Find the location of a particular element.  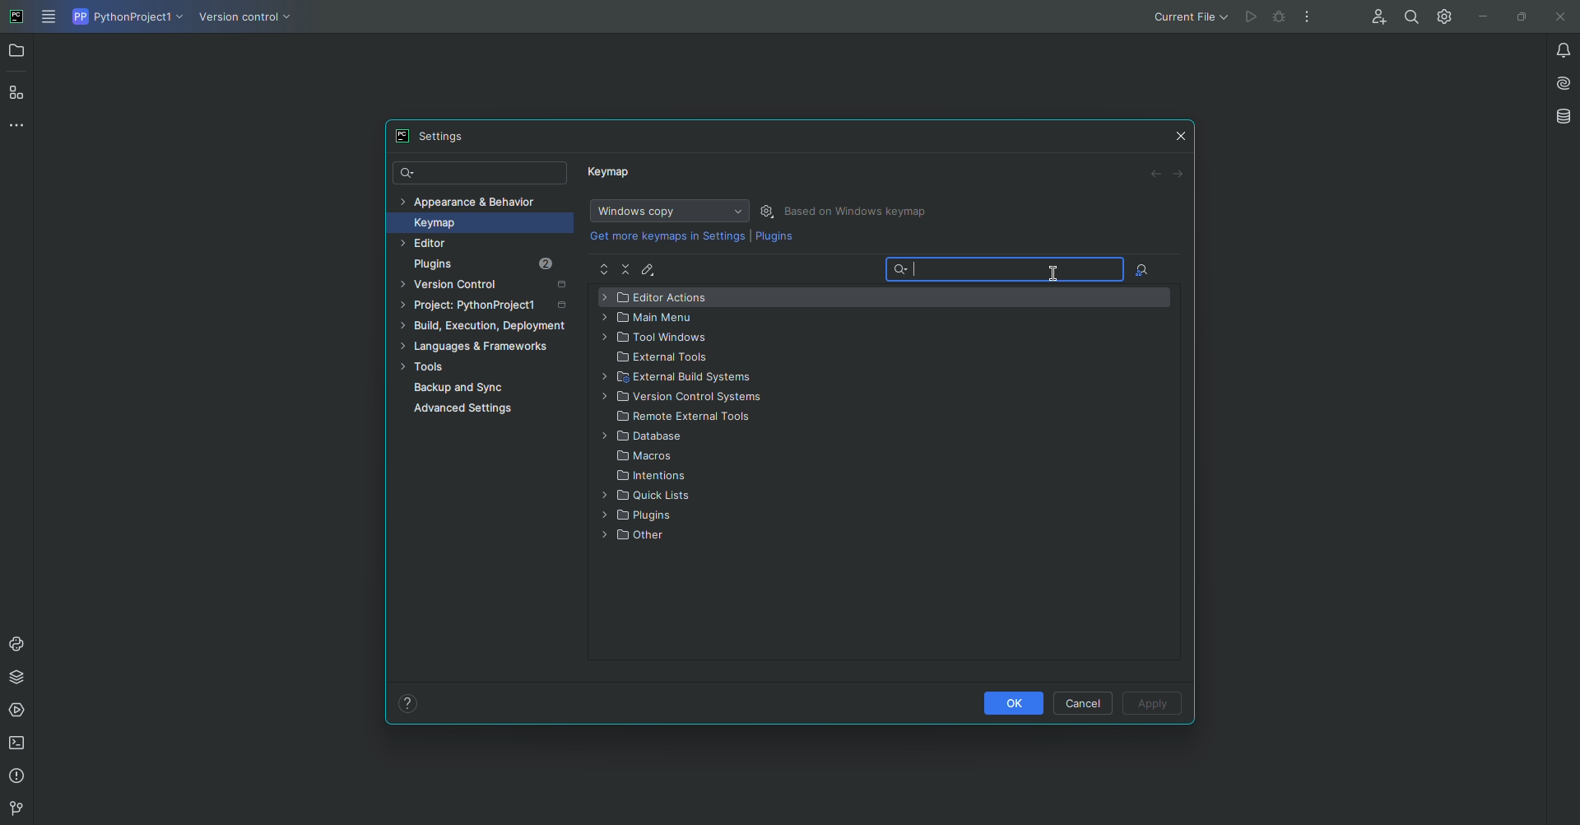

Tools is located at coordinates (481, 368).